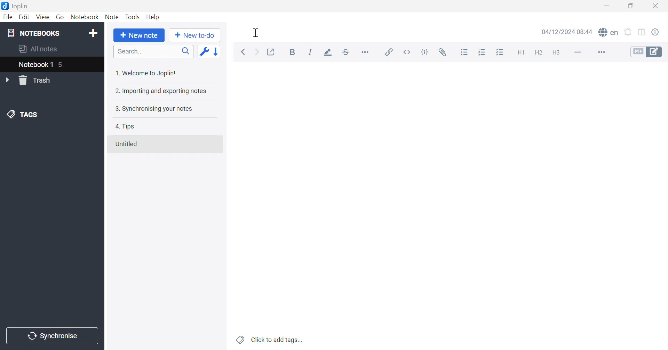 The image size is (668, 350). What do you see at coordinates (159, 92) in the screenshot?
I see `2. Importing and exporting notes` at bounding box center [159, 92].